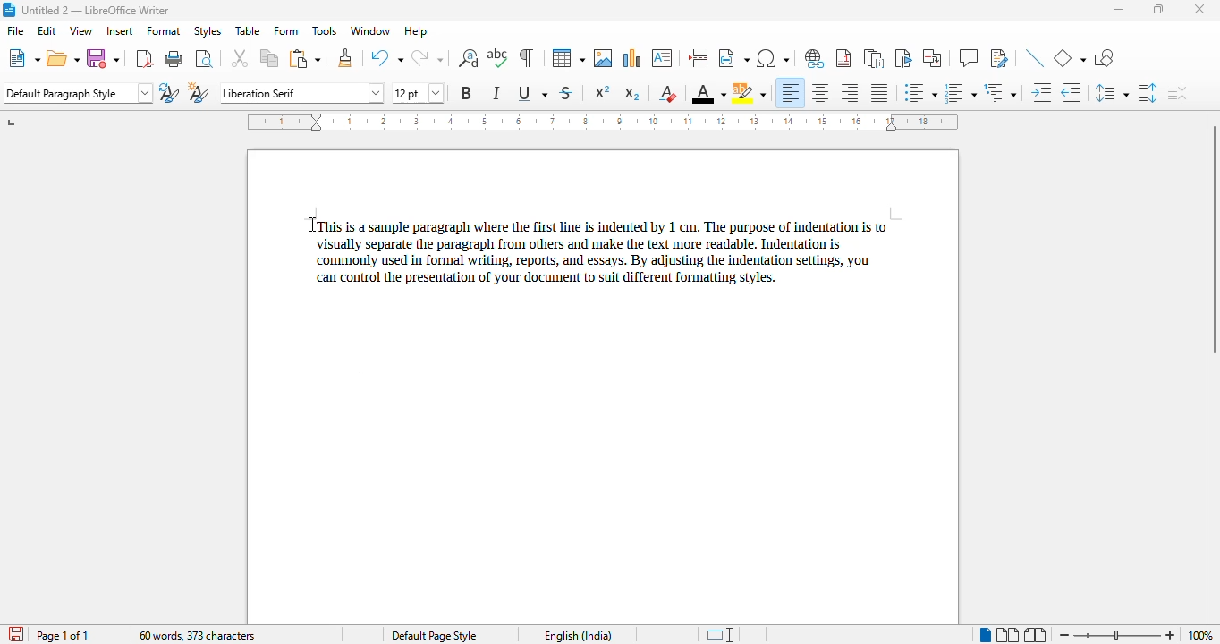 This screenshot has height=644, width=1220. Describe the element at coordinates (386, 57) in the screenshot. I see `undo` at that location.